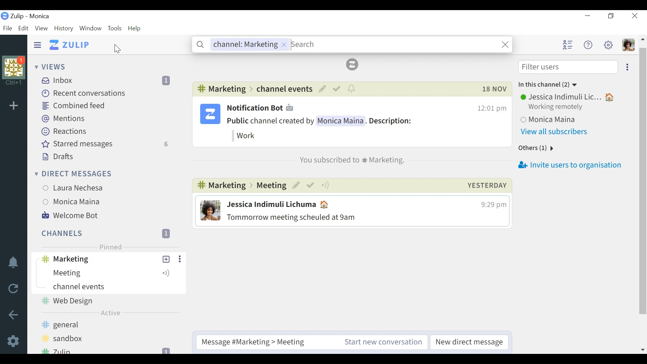 This screenshot has width=647, height=364. Describe the element at coordinates (69, 44) in the screenshot. I see `Go to Home view (Inbox)` at that location.